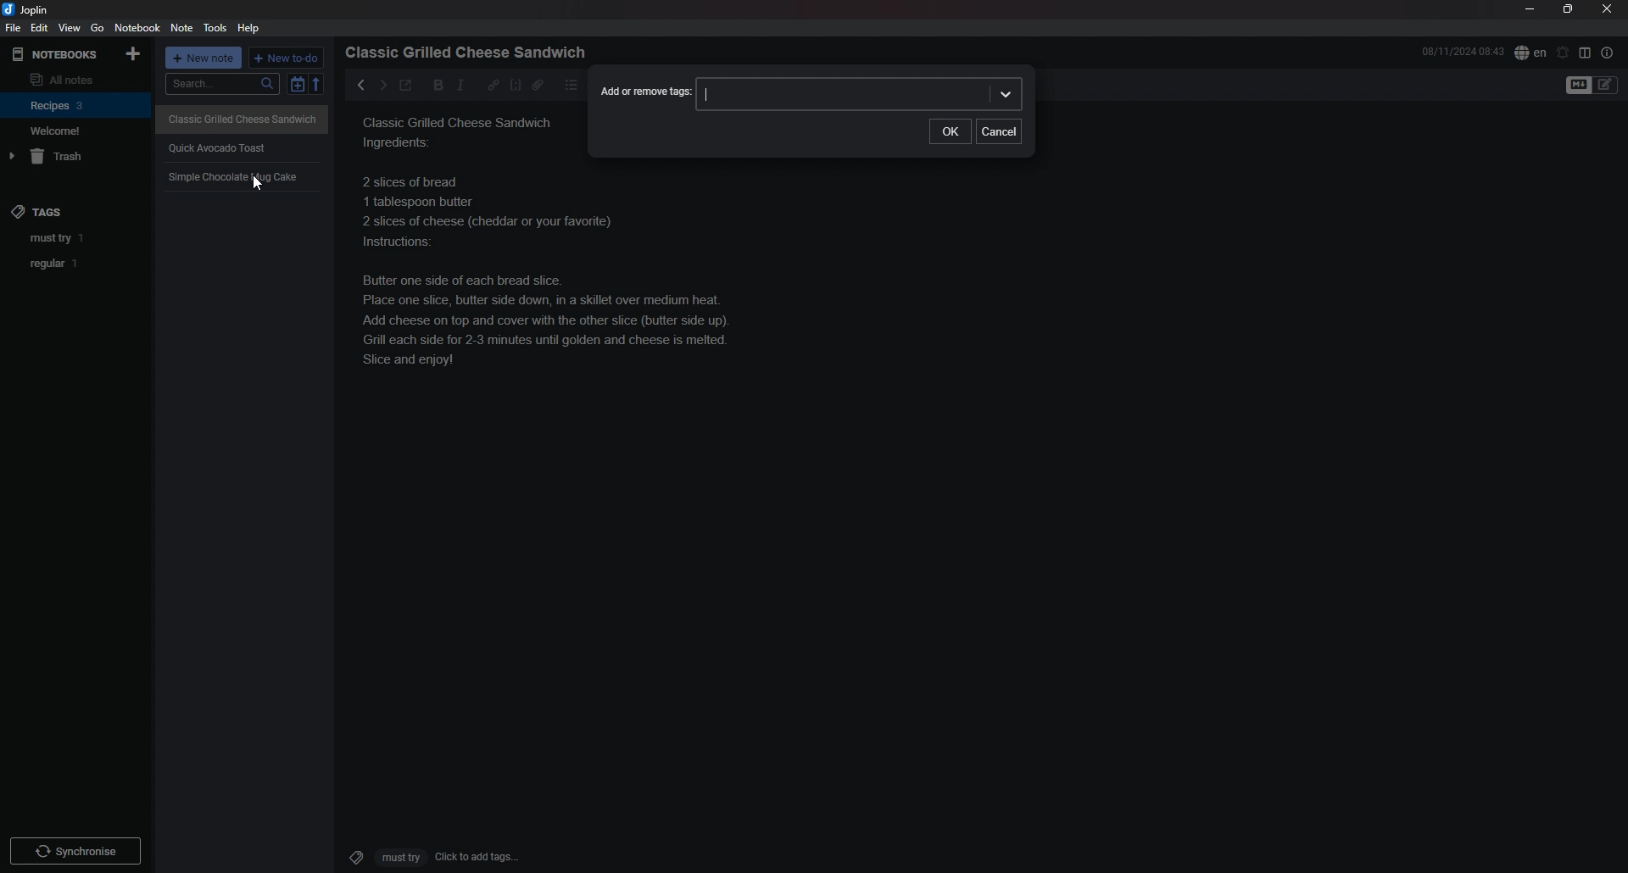 The width and height of the screenshot is (1628, 873). I want to click on minimize, so click(1530, 9).